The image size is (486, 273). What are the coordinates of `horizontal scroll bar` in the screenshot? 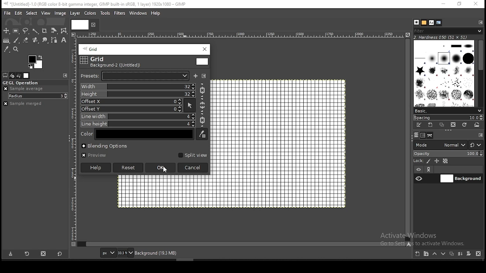 It's located at (408, 139).